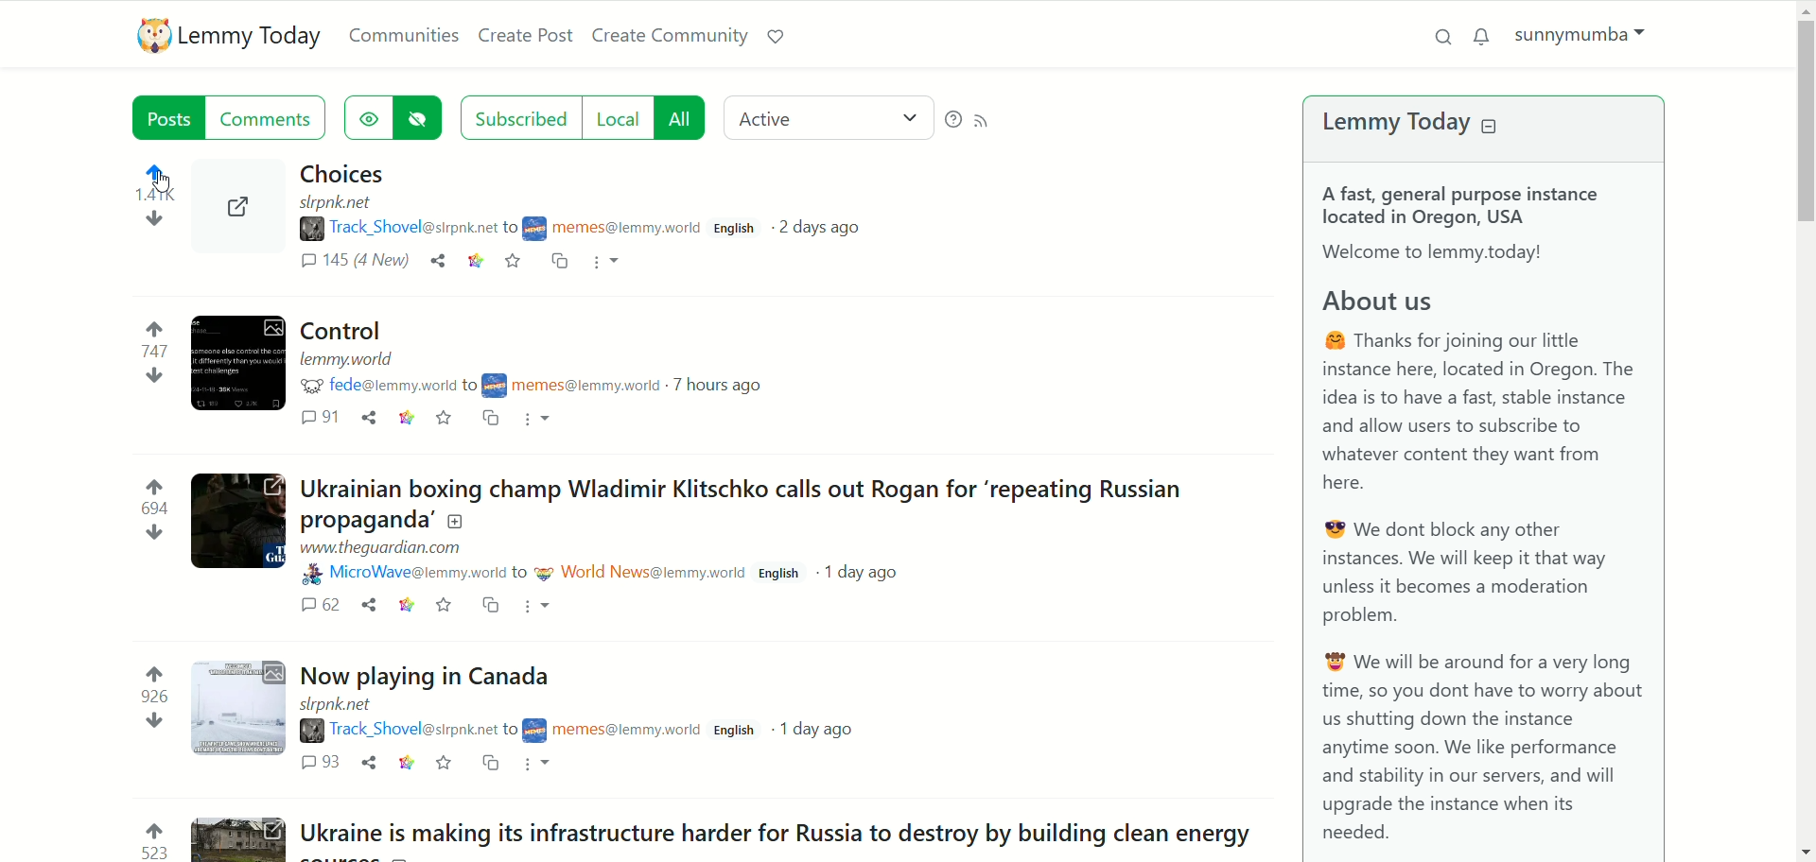  I want to click on poster image, so click(310, 733).